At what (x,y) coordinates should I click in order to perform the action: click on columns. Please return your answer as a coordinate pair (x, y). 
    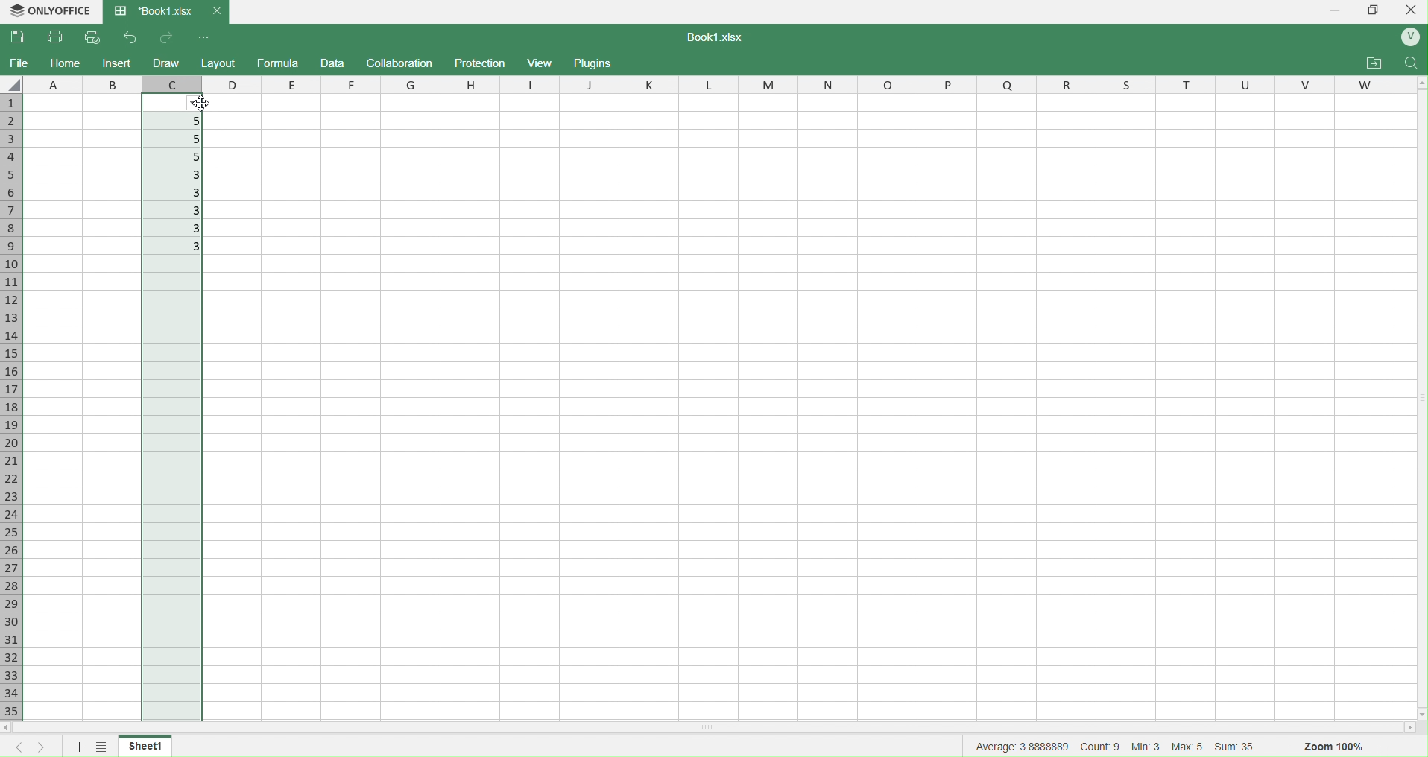
    Looking at the image, I should click on (83, 83).